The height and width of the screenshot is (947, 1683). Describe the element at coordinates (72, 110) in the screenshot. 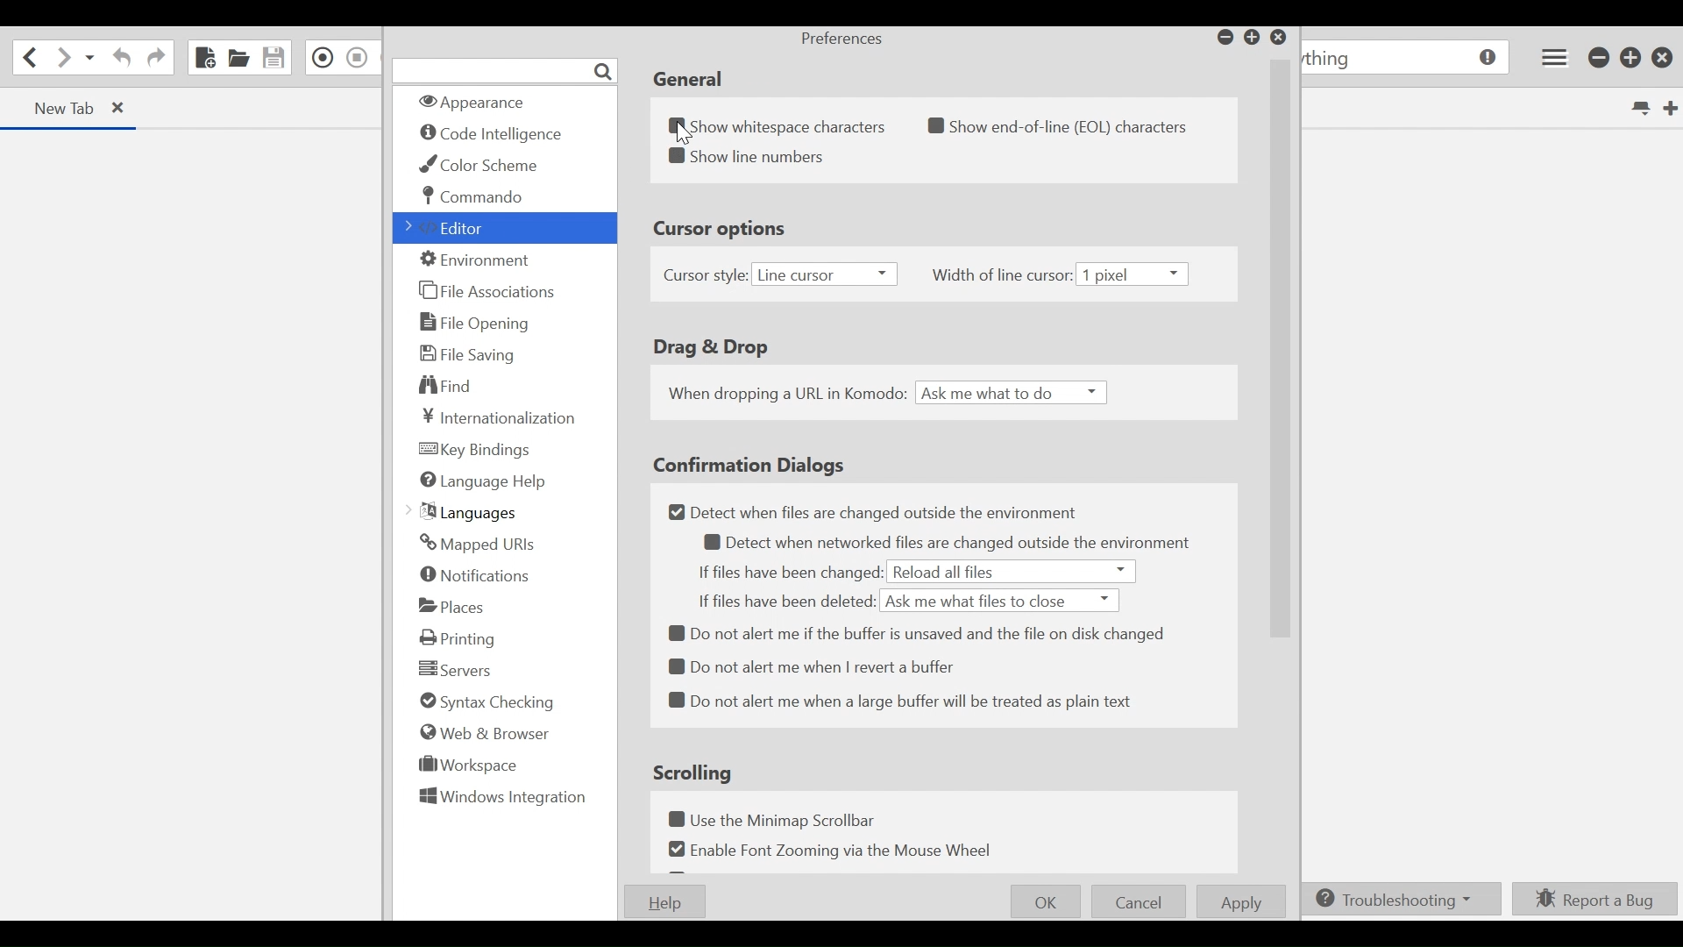

I see `Current Tab` at that location.